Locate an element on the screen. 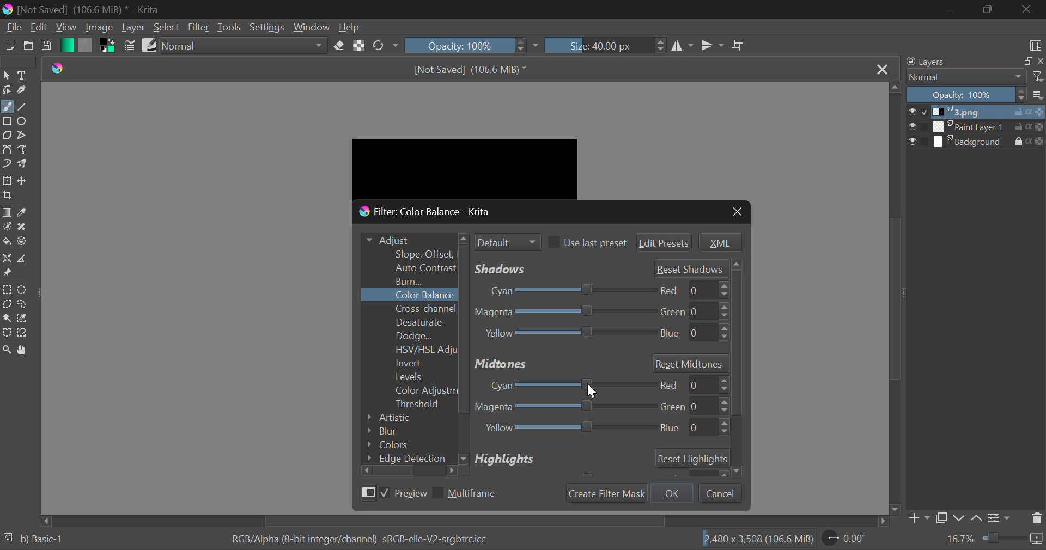 The image size is (1046, 550). Color Balance is located at coordinates (411, 295).